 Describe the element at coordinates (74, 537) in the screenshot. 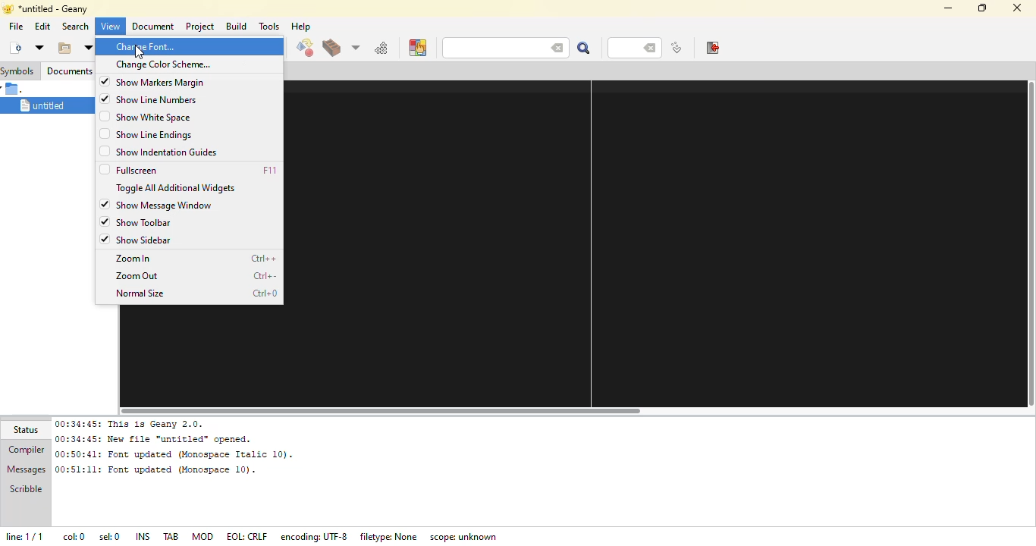

I see `col: 0` at that location.